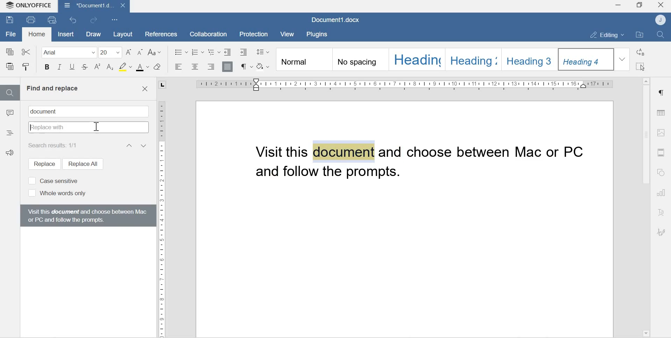 The height and width of the screenshot is (338, 671). What do you see at coordinates (645, 332) in the screenshot?
I see `Scroll down` at bounding box center [645, 332].